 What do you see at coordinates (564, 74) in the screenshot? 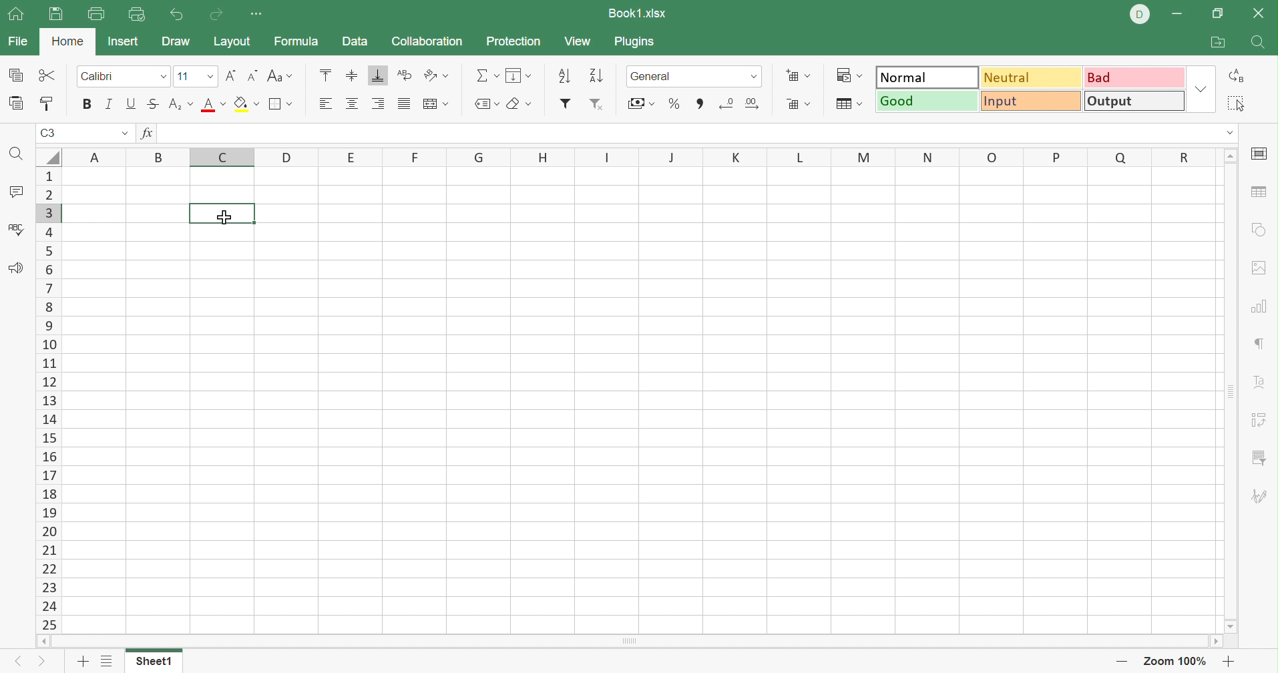
I see `Sort ascending` at bounding box center [564, 74].